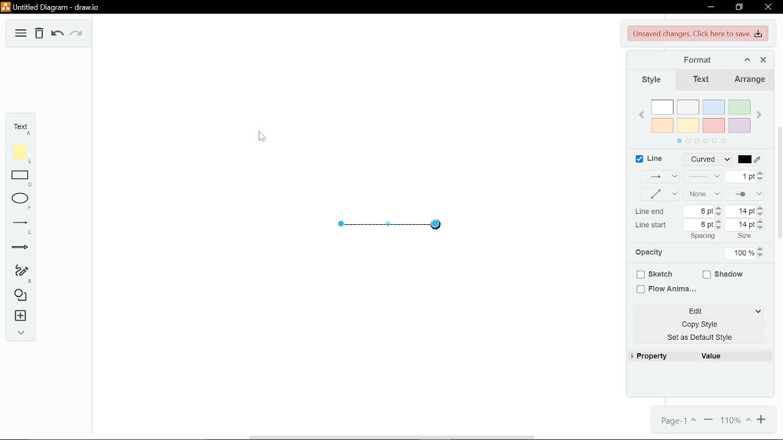  I want to click on Decrease linewidth, so click(762, 180).